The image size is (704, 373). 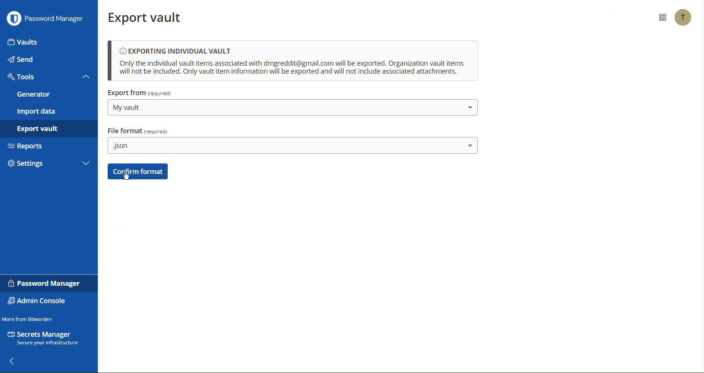 I want to click on Confirm Format, so click(x=139, y=171).